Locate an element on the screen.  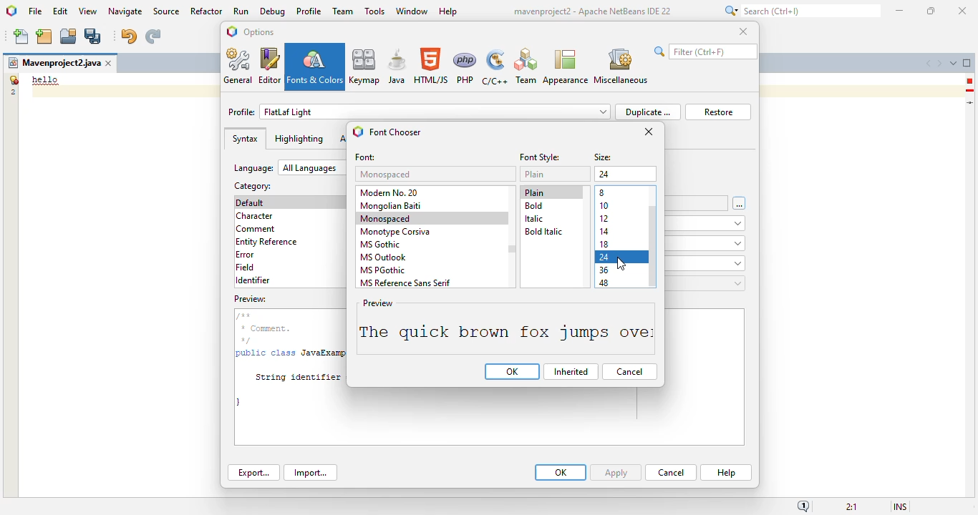
import is located at coordinates (310, 473).